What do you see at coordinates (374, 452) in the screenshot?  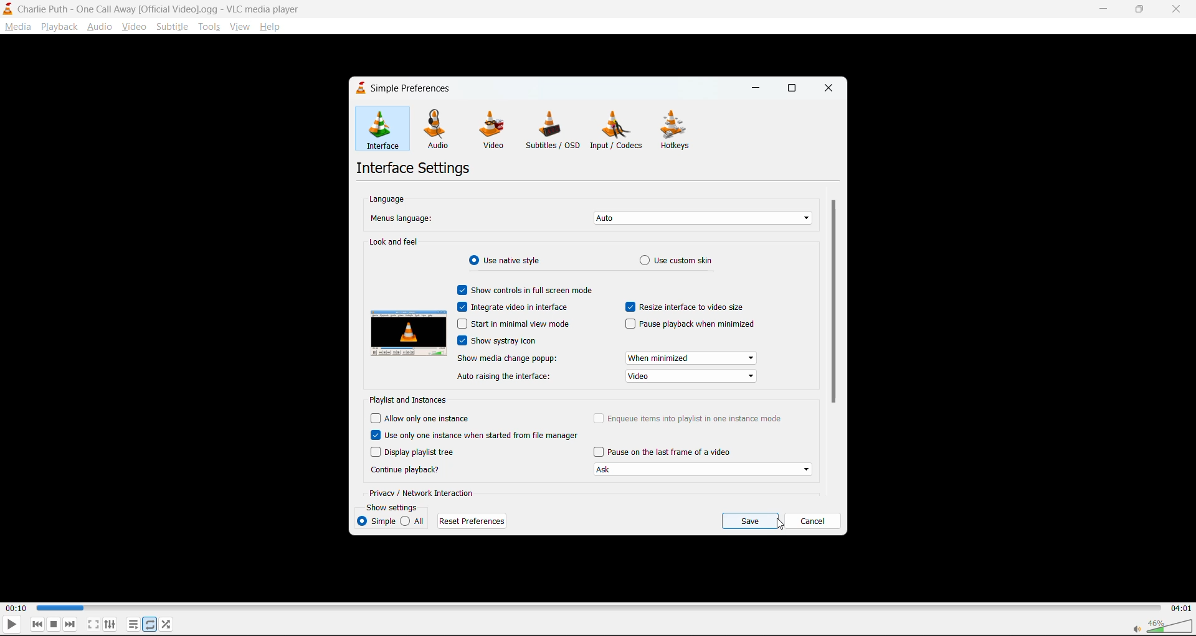 I see `Checbox` at bounding box center [374, 452].